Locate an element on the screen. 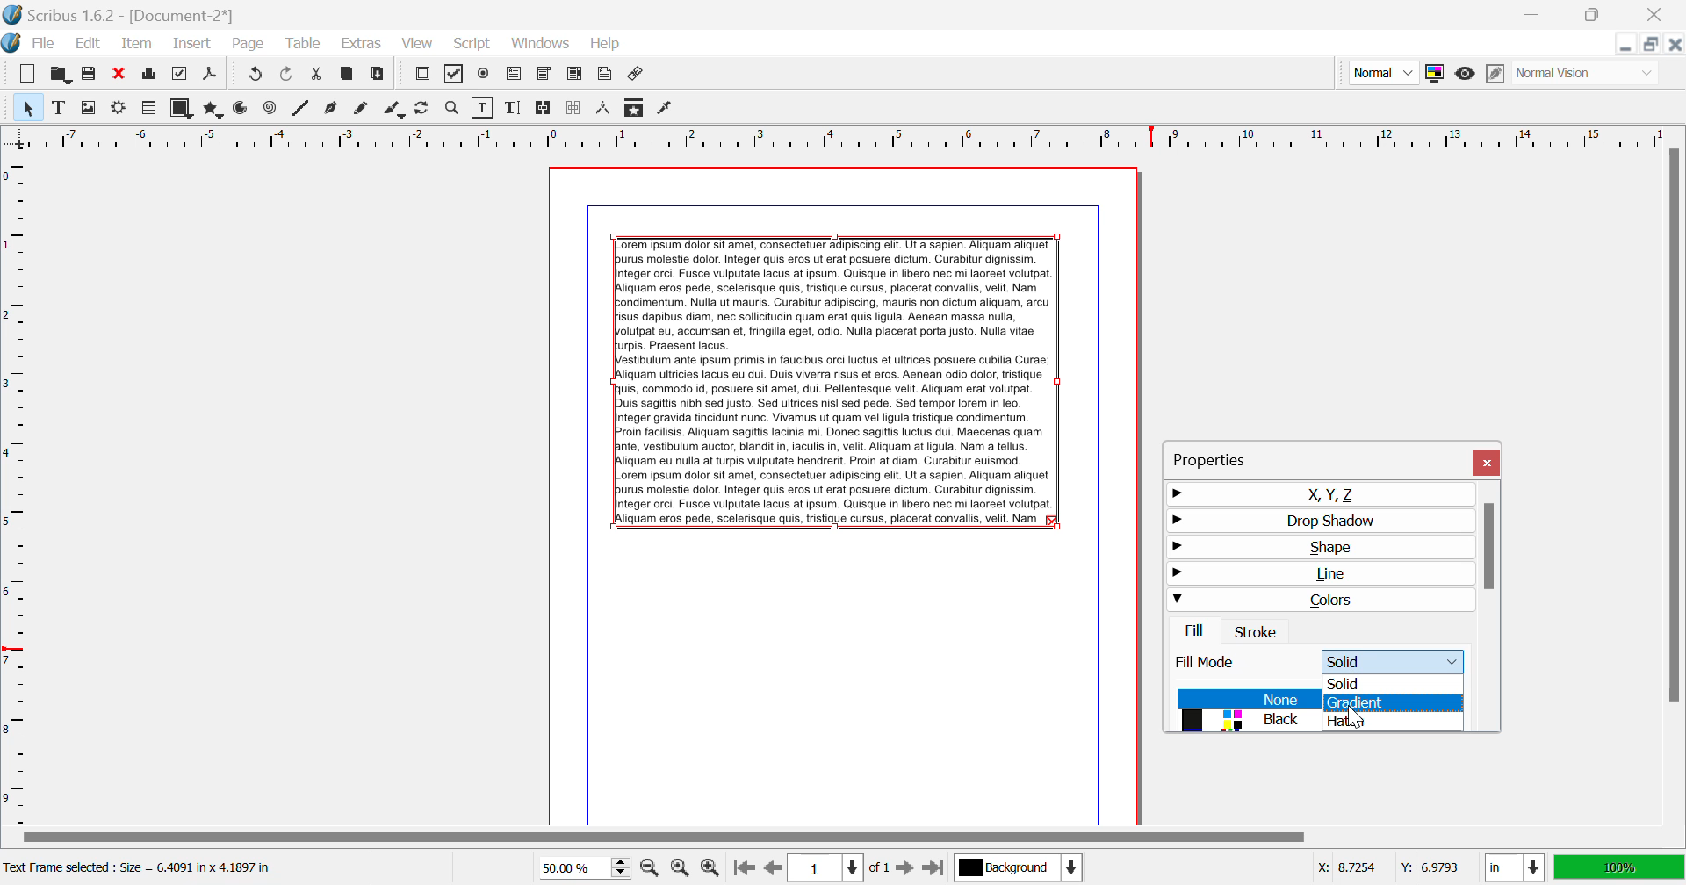 The width and height of the screenshot is (1686, 885). Copy is located at coordinates (348, 77).